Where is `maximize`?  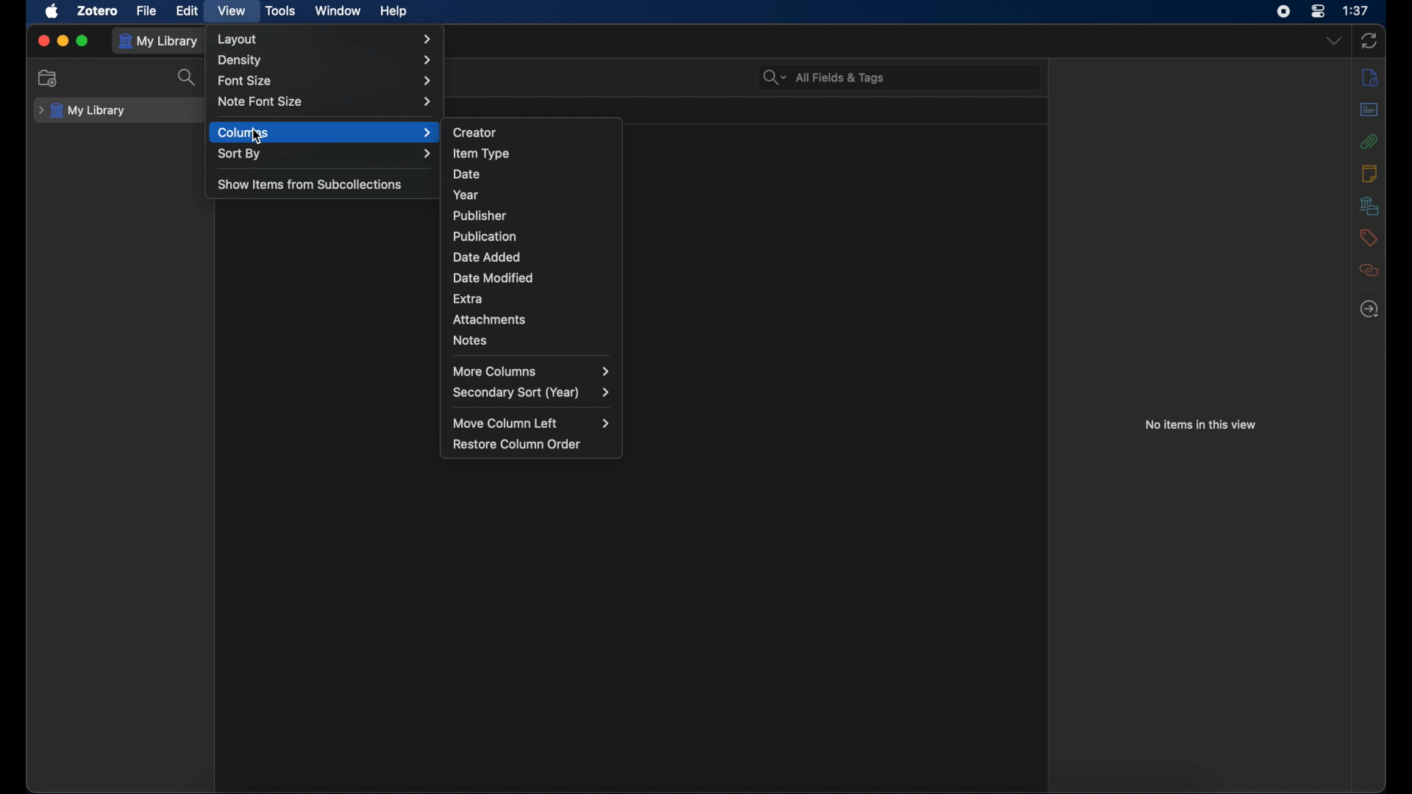 maximize is located at coordinates (84, 41).